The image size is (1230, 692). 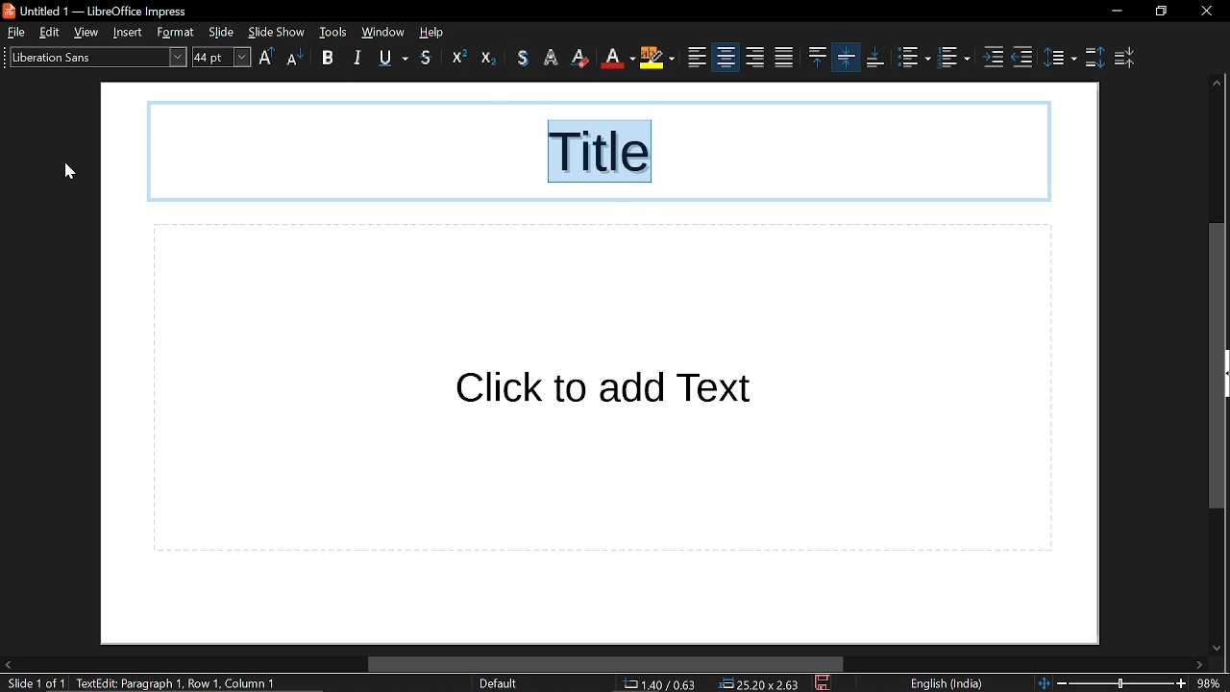 What do you see at coordinates (525, 58) in the screenshot?
I see `outline` at bounding box center [525, 58].